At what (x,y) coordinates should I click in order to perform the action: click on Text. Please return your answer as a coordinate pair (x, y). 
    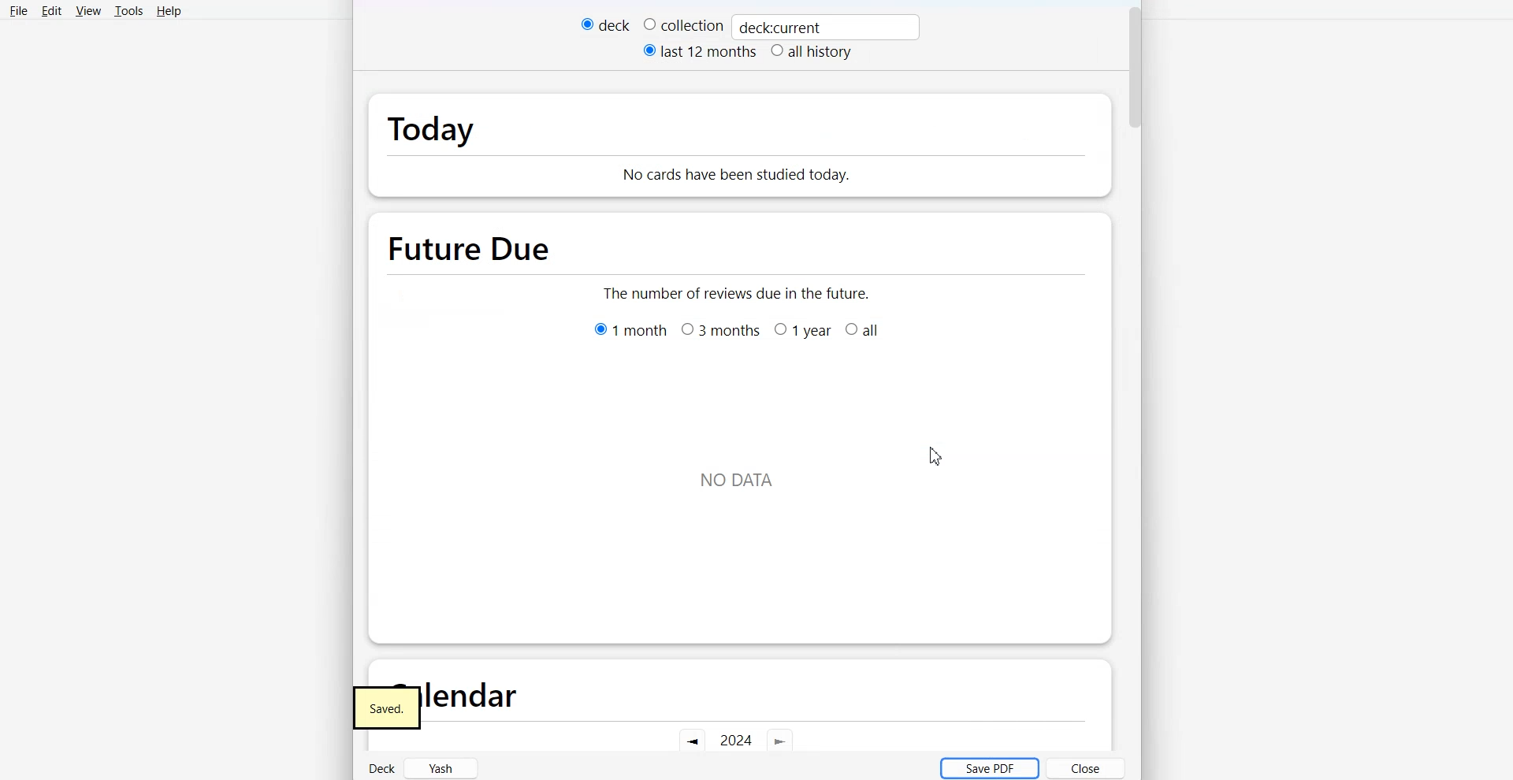
    Looking at the image, I should click on (781, 28).